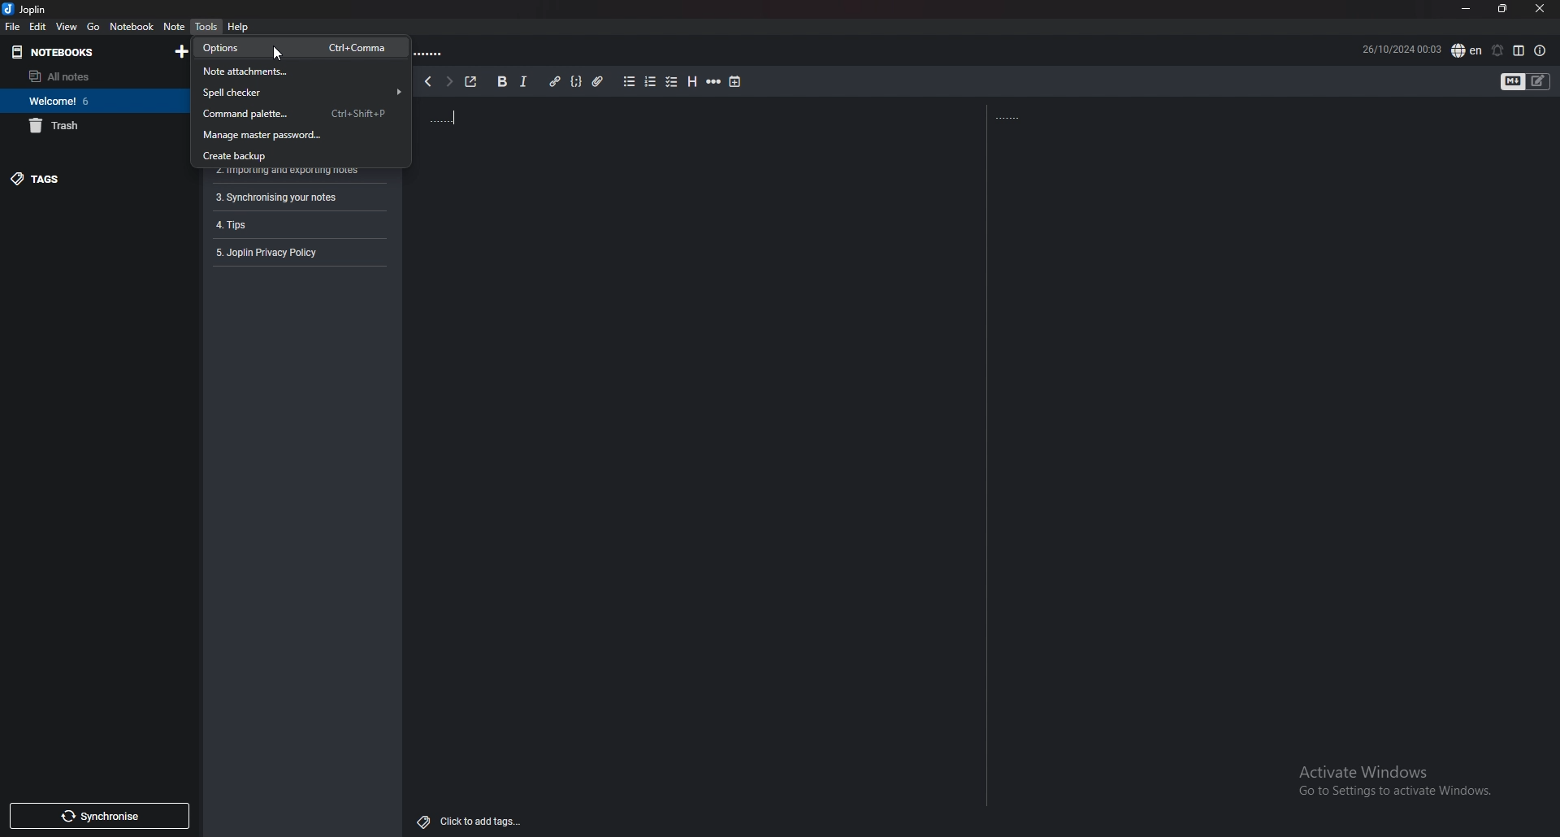 This screenshot has width=1560, height=837. I want to click on numbered list, so click(652, 81).